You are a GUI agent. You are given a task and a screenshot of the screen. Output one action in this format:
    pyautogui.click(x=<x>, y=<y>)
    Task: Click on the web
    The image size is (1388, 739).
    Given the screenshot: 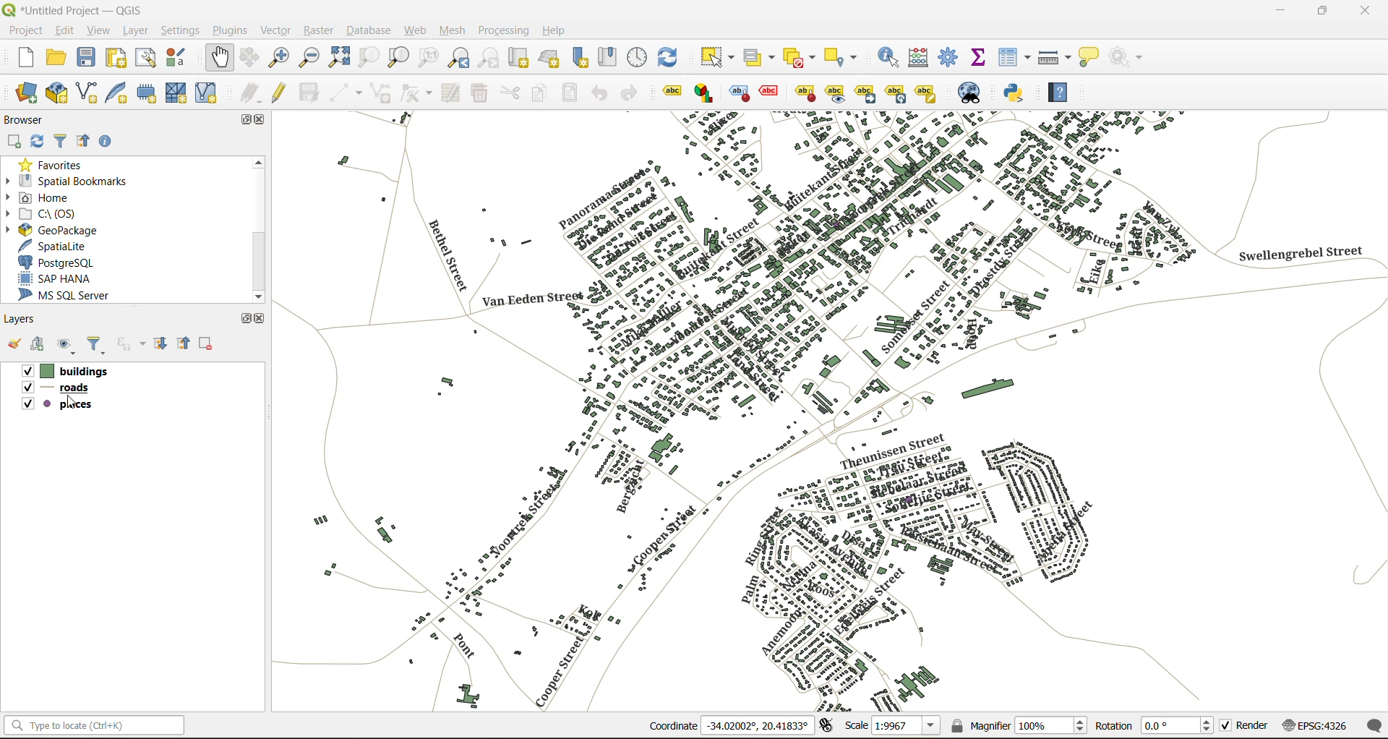 What is the action you would take?
    pyautogui.click(x=413, y=33)
    